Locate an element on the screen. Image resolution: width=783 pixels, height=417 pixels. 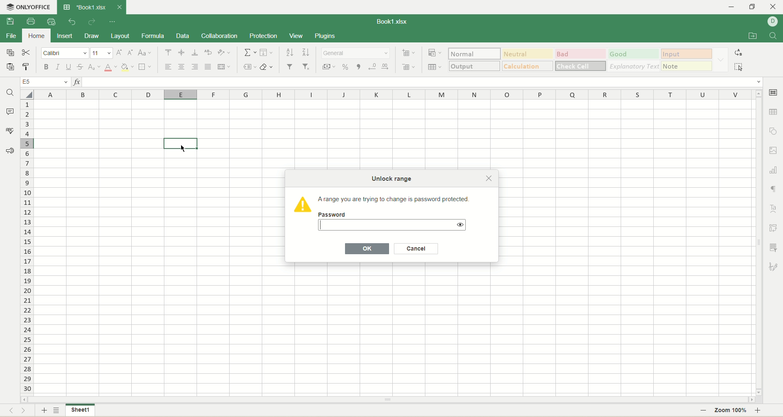
Close is located at coordinates (487, 179).